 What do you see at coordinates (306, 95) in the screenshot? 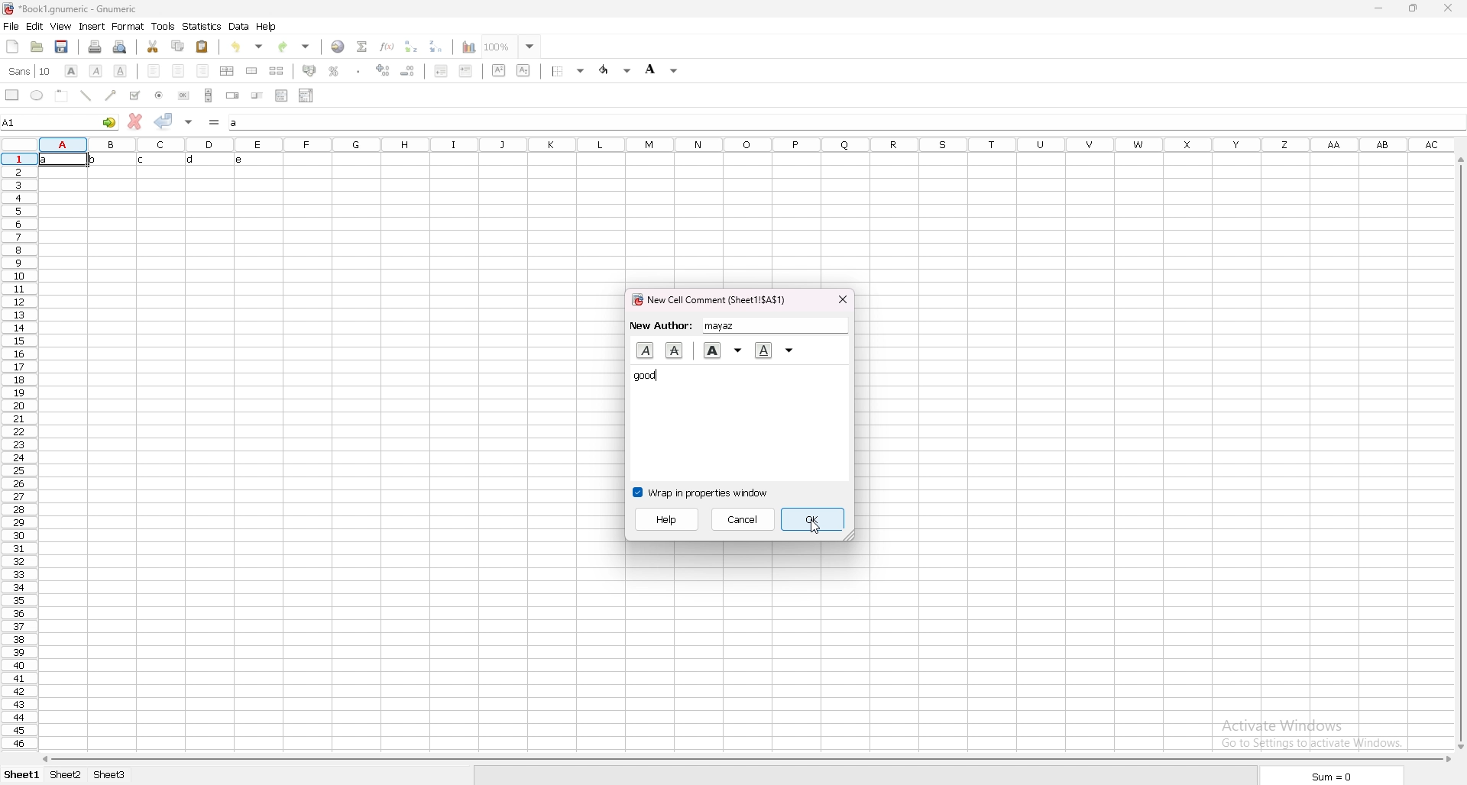
I see `combo box` at bounding box center [306, 95].